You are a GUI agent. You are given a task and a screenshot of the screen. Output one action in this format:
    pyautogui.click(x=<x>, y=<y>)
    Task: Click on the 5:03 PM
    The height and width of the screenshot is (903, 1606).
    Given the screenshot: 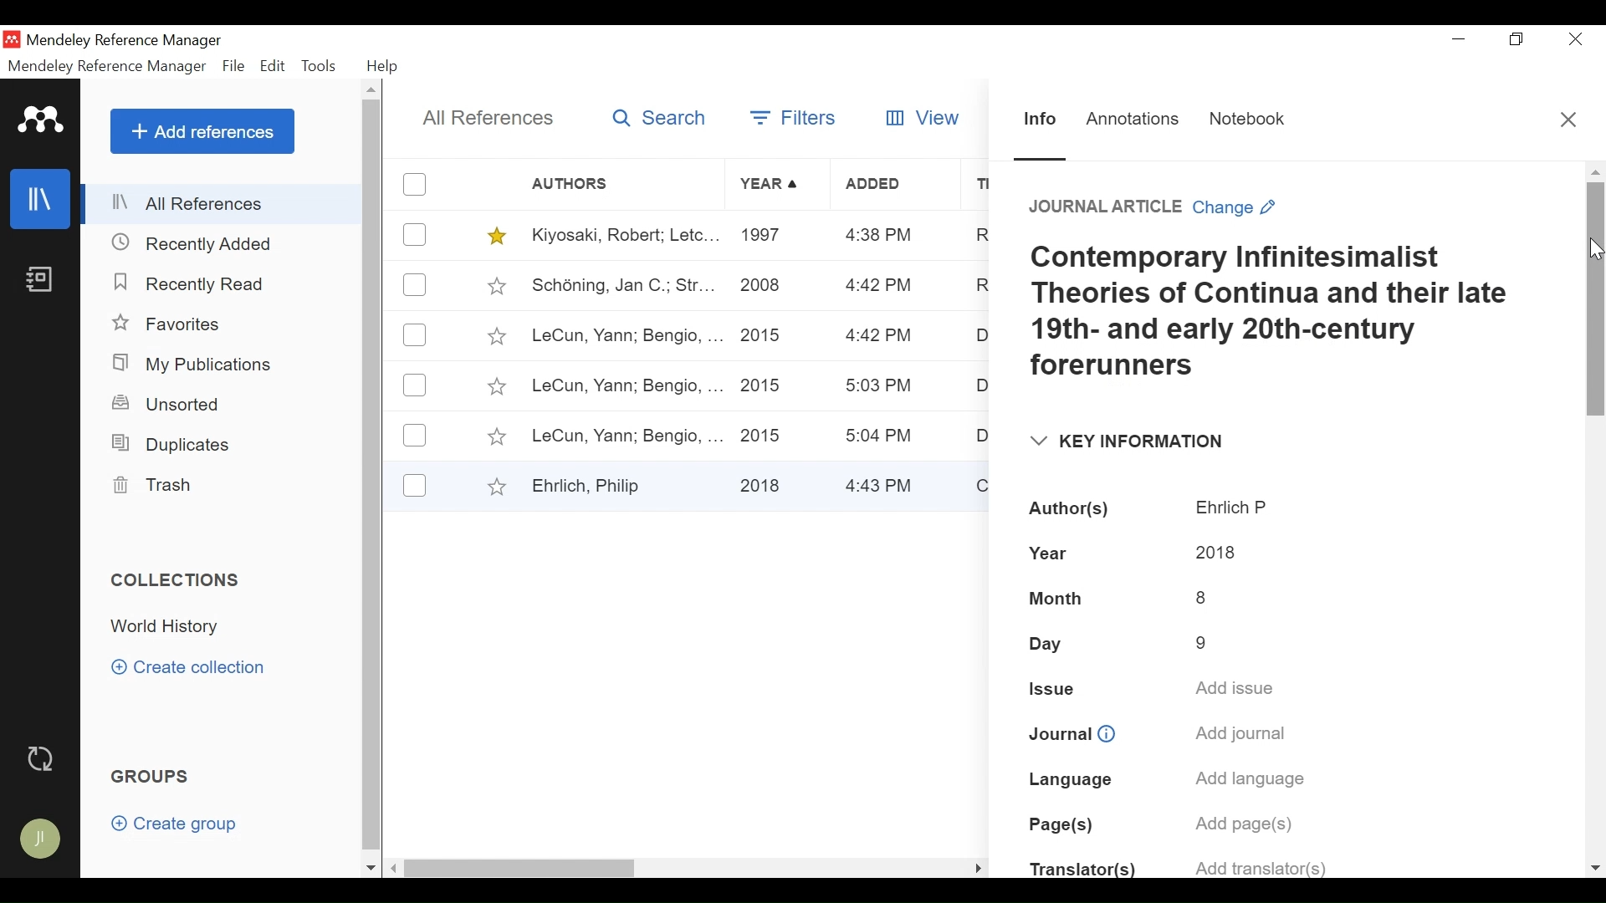 What is the action you would take?
    pyautogui.click(x=881, y=388)
    